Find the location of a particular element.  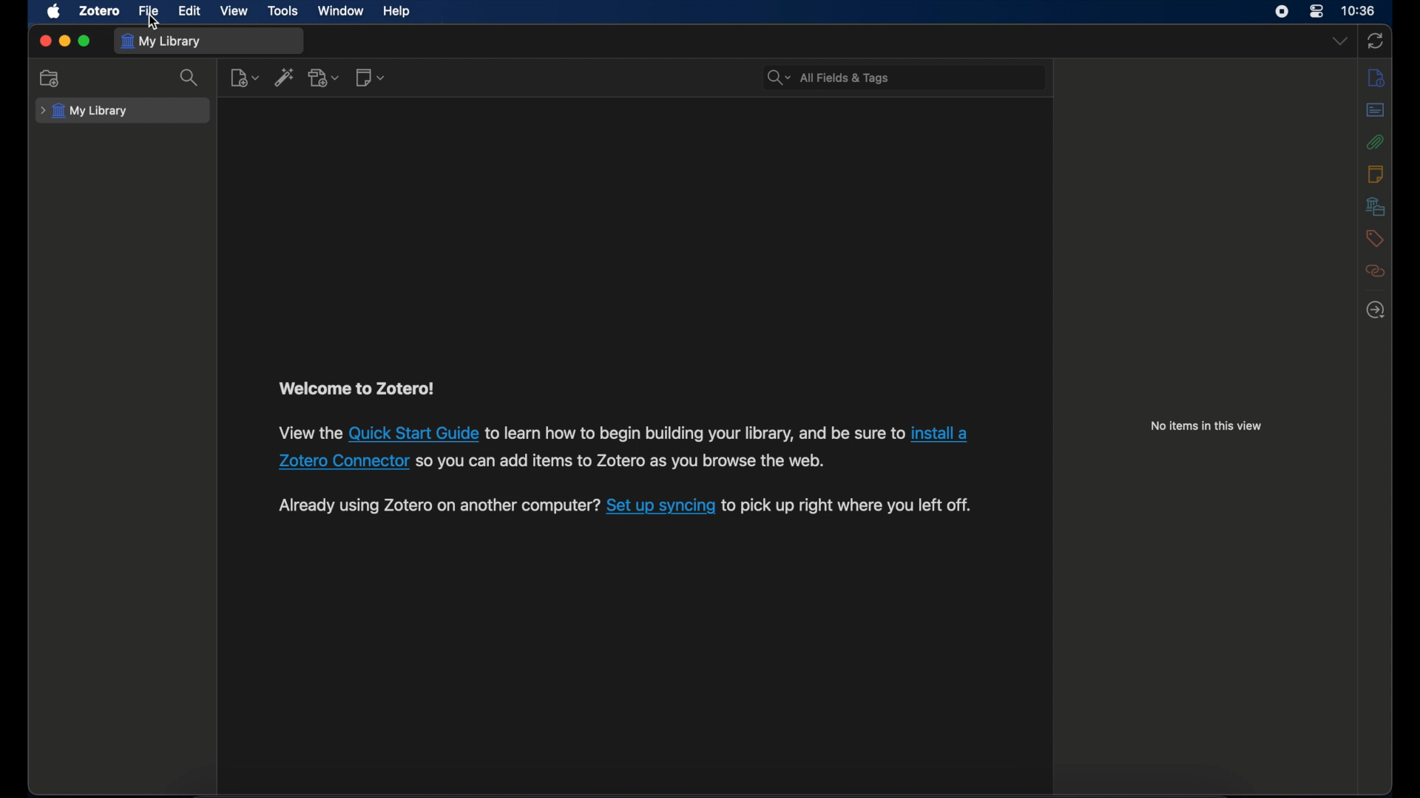

minimize is located at coordinates (64, 41).